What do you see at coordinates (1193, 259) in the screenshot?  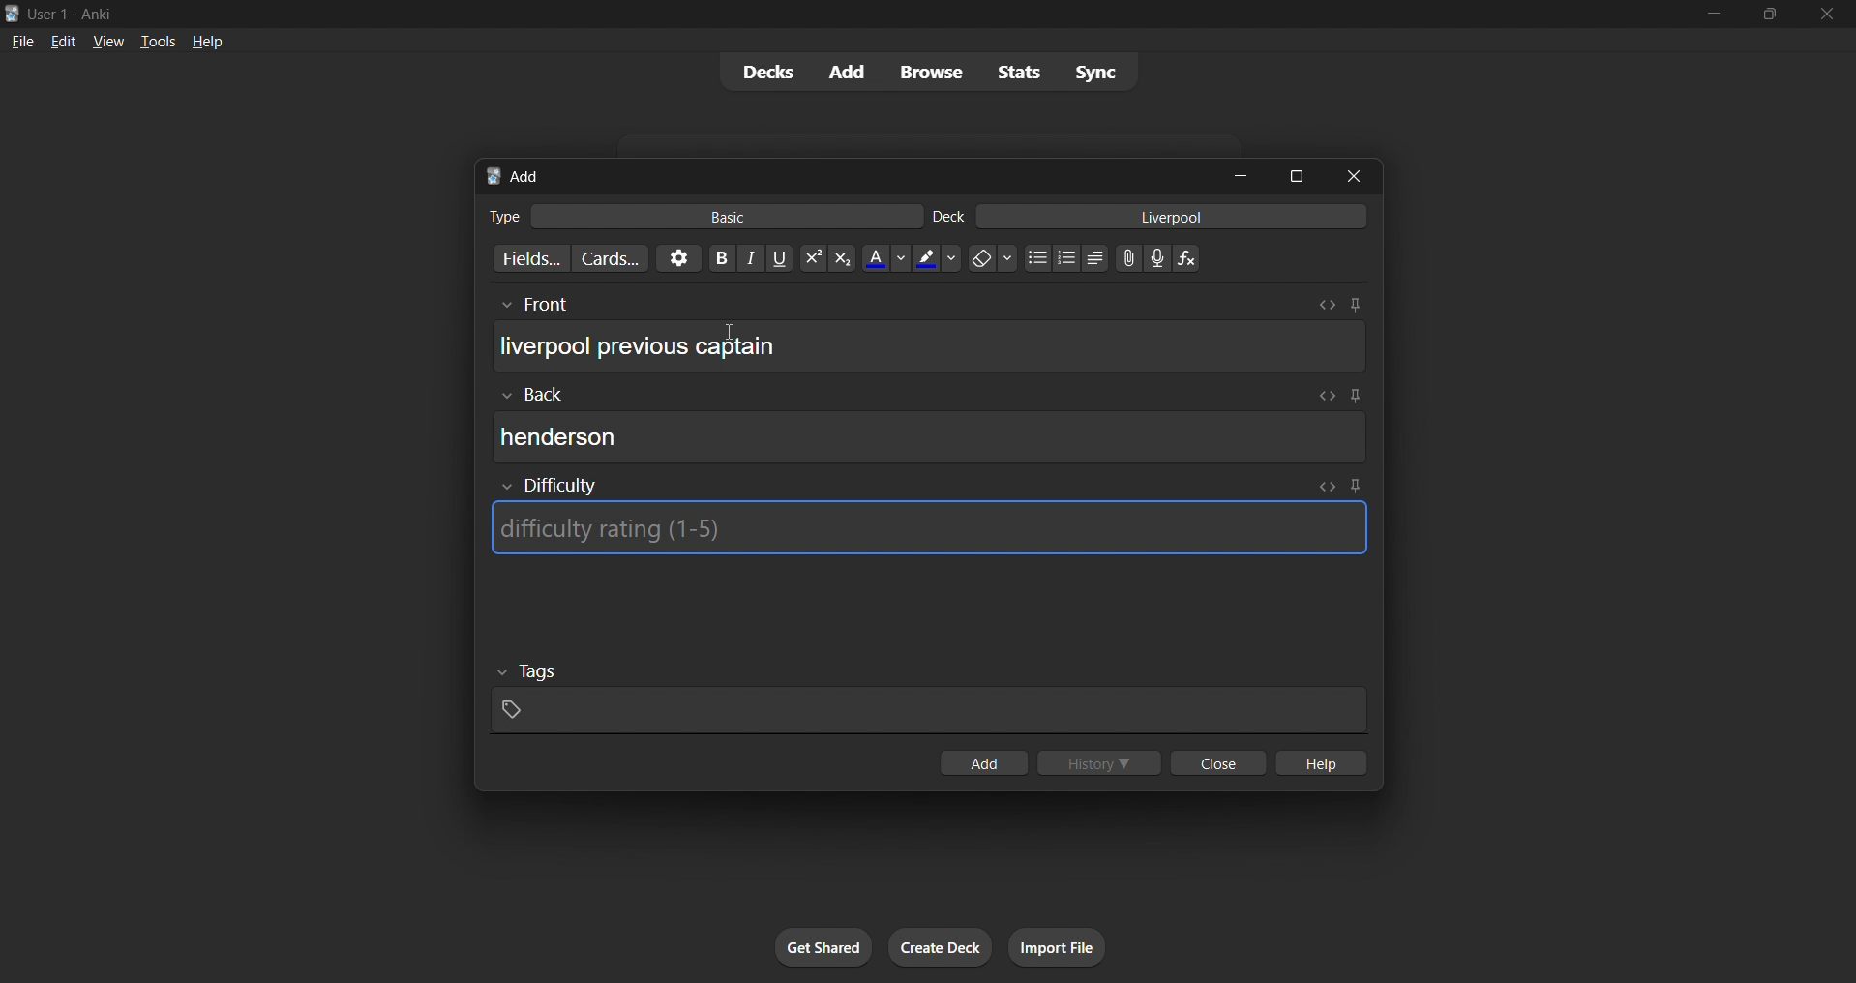 I see `function` at bounding box center [1193, 259].